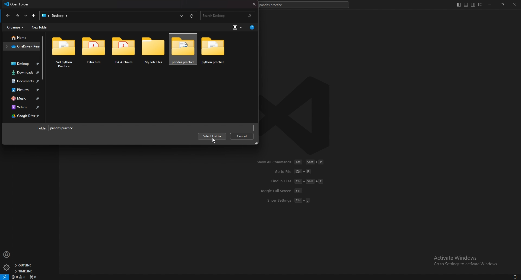 This screenshot has width=521, height=280. Describe the element at coordinates (34, 15) in the screenshot. I see `upto locations` at that location.